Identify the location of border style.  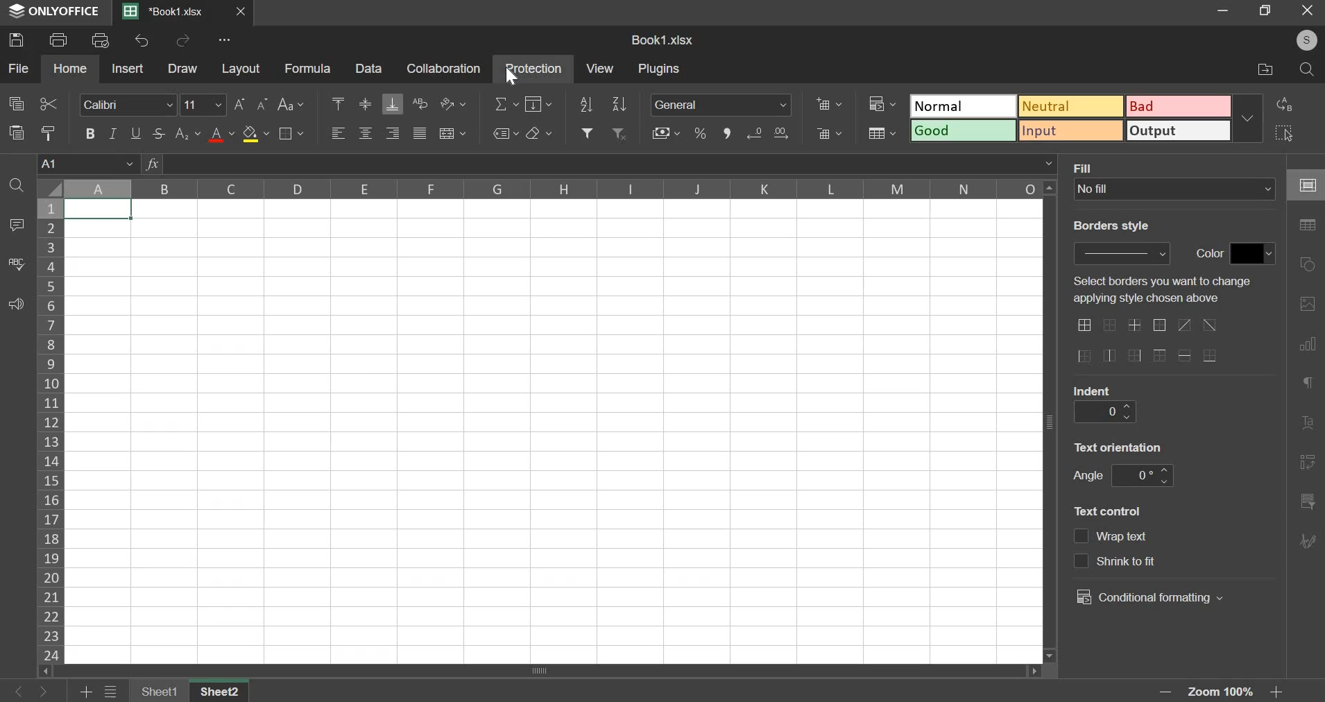
(1124, 252).